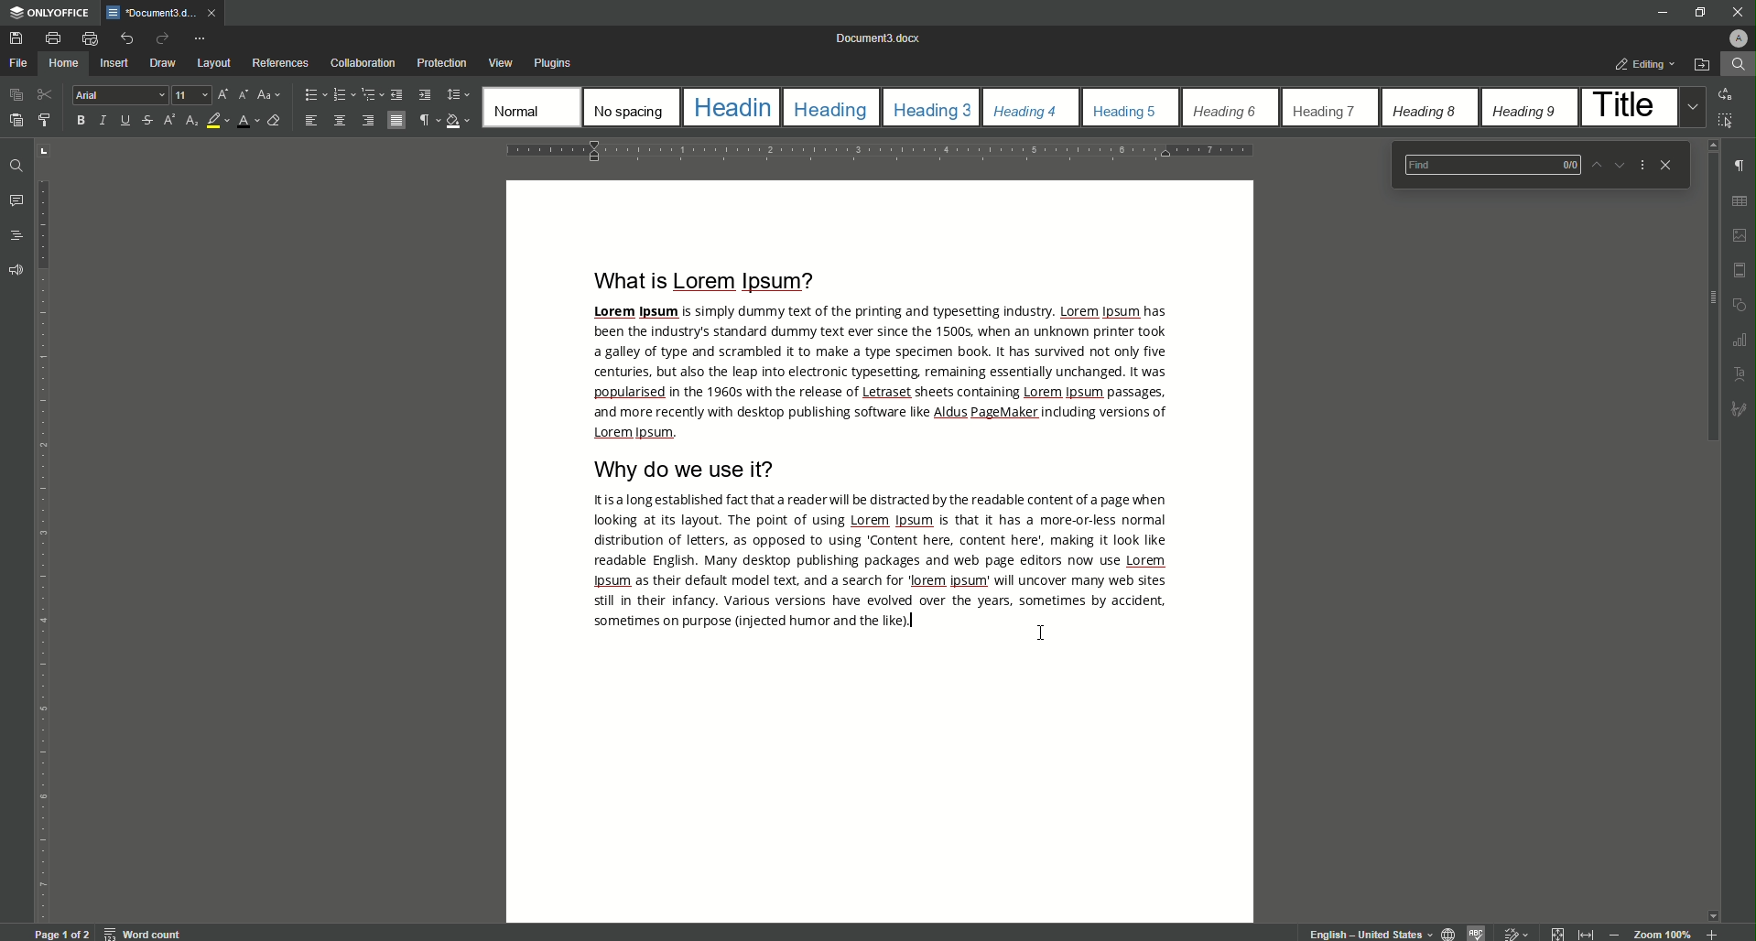 The width and height of the screenshot is (1756, 941). What do you see at coordinates (216, 121) in the screenshot?
I see `Highlight Color` at bounding box center [216, 121].